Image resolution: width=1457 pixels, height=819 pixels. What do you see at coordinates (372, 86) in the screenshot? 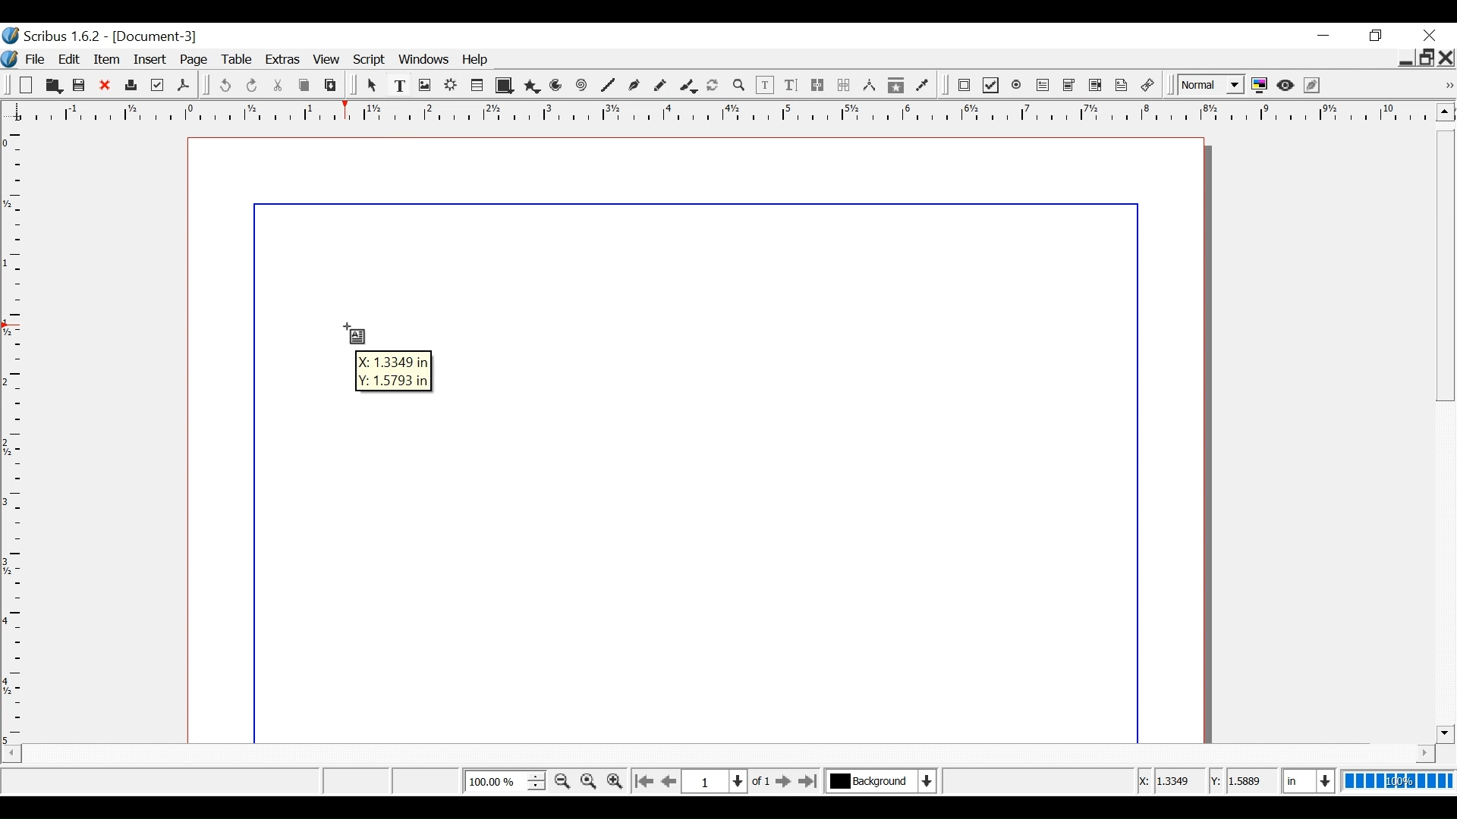
I see `Select` at bounding box center [372, 86].